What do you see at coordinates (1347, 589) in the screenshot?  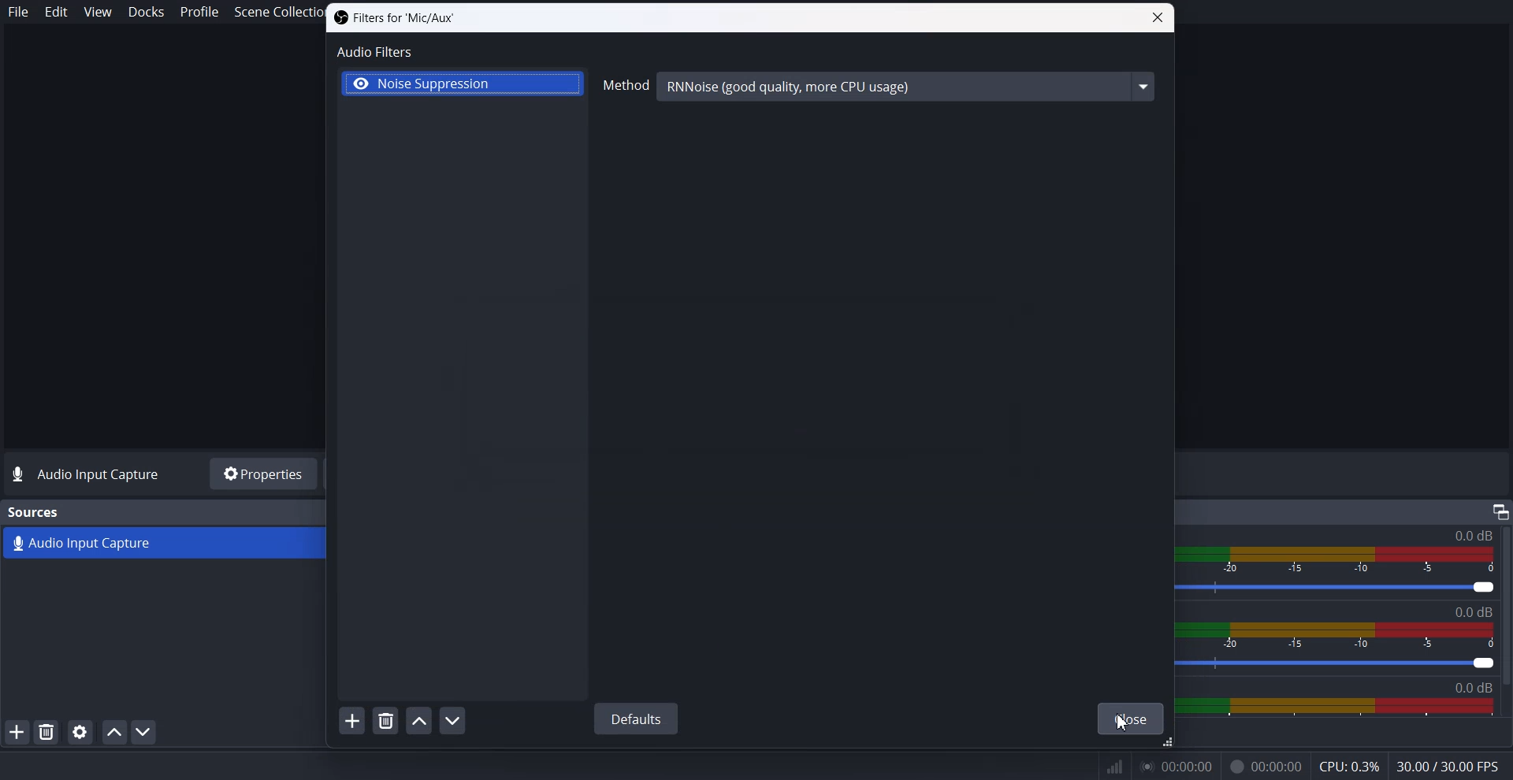 I see `Volume level adjuster` at bounding box center [1347, 589].